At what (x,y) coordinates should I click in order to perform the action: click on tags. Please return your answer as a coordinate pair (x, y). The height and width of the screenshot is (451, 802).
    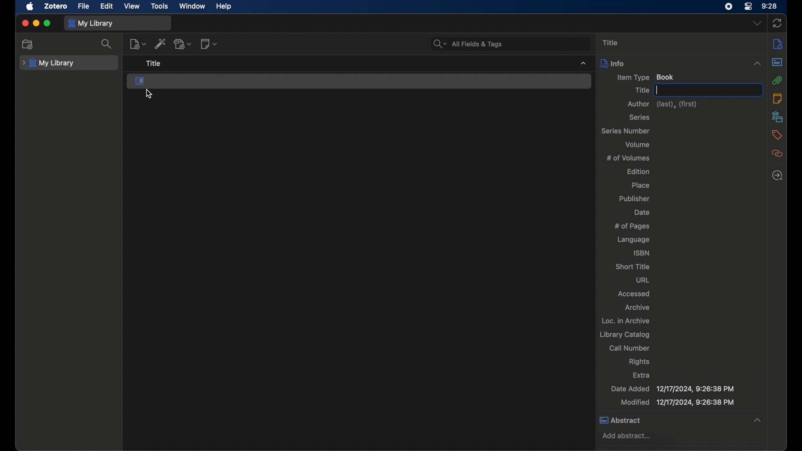
    Looking at the image, I should click on (777, 135).